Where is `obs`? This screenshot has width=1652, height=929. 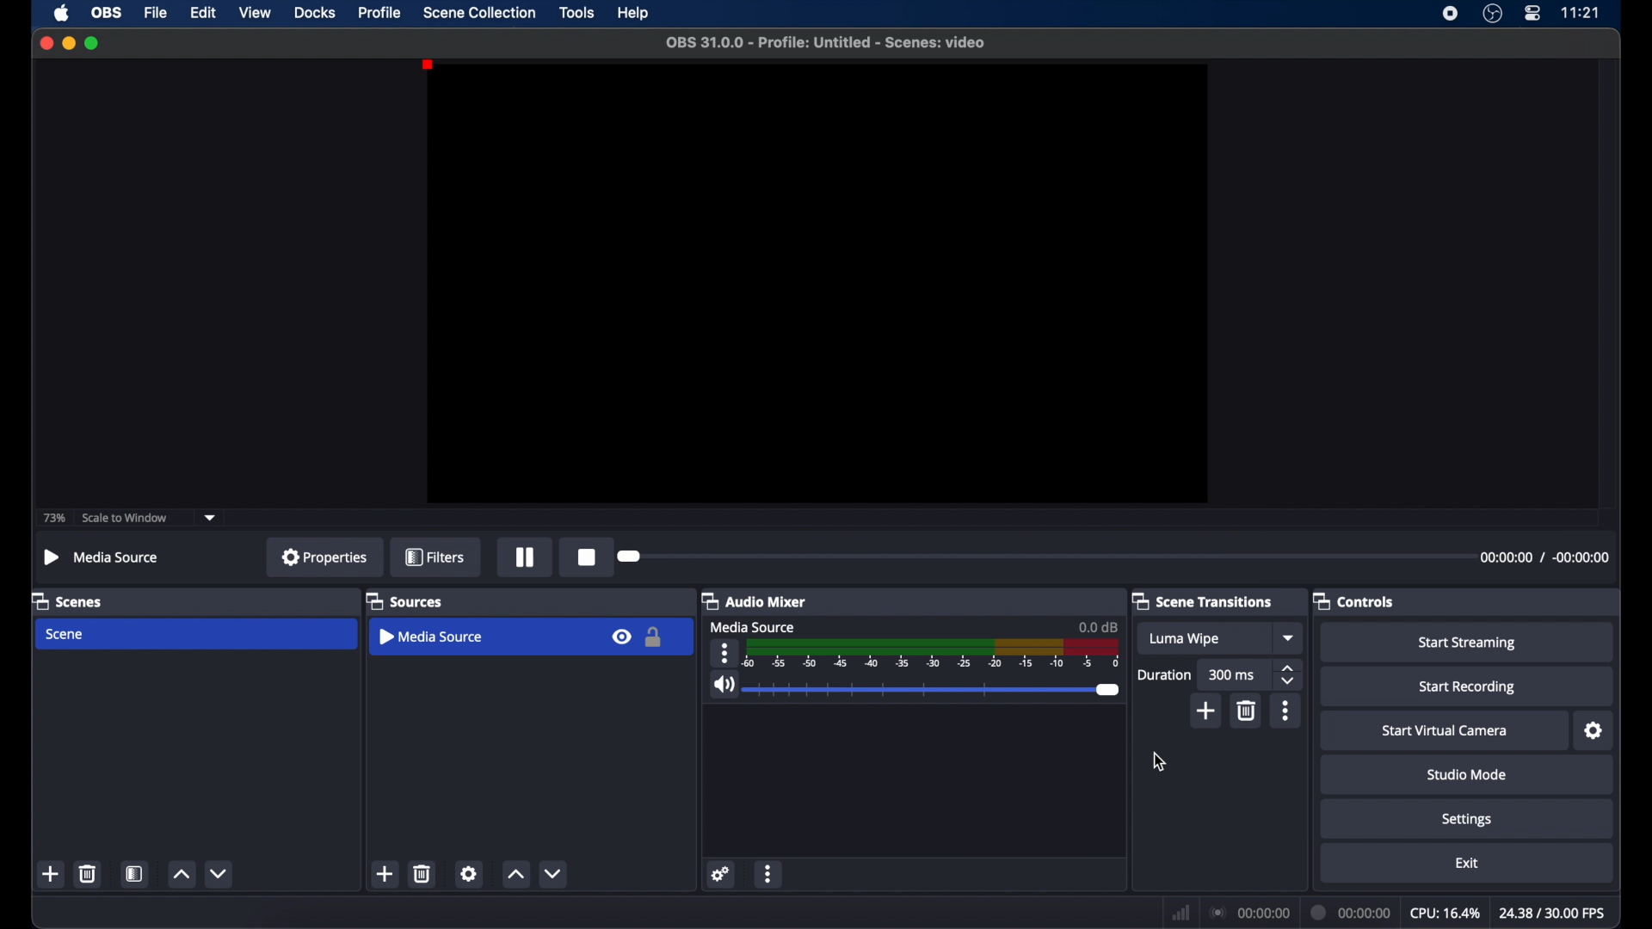
obs is located at coordinates (108, 12).